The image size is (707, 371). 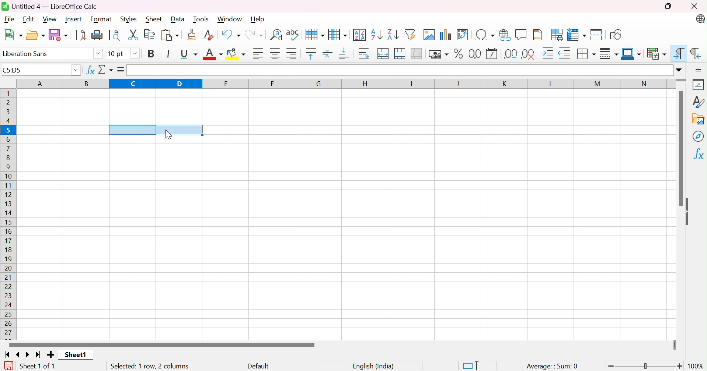 What do you see at coordinates (76, 71) in the screenshot?
I see `Drop Down` at bounding box center [76, 71].